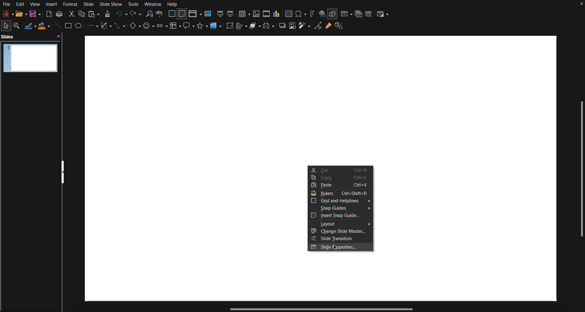  What do you see at coordinates (257, 13) in the screenshot?
I see `Insert Image` at bounding box center [257, 13].